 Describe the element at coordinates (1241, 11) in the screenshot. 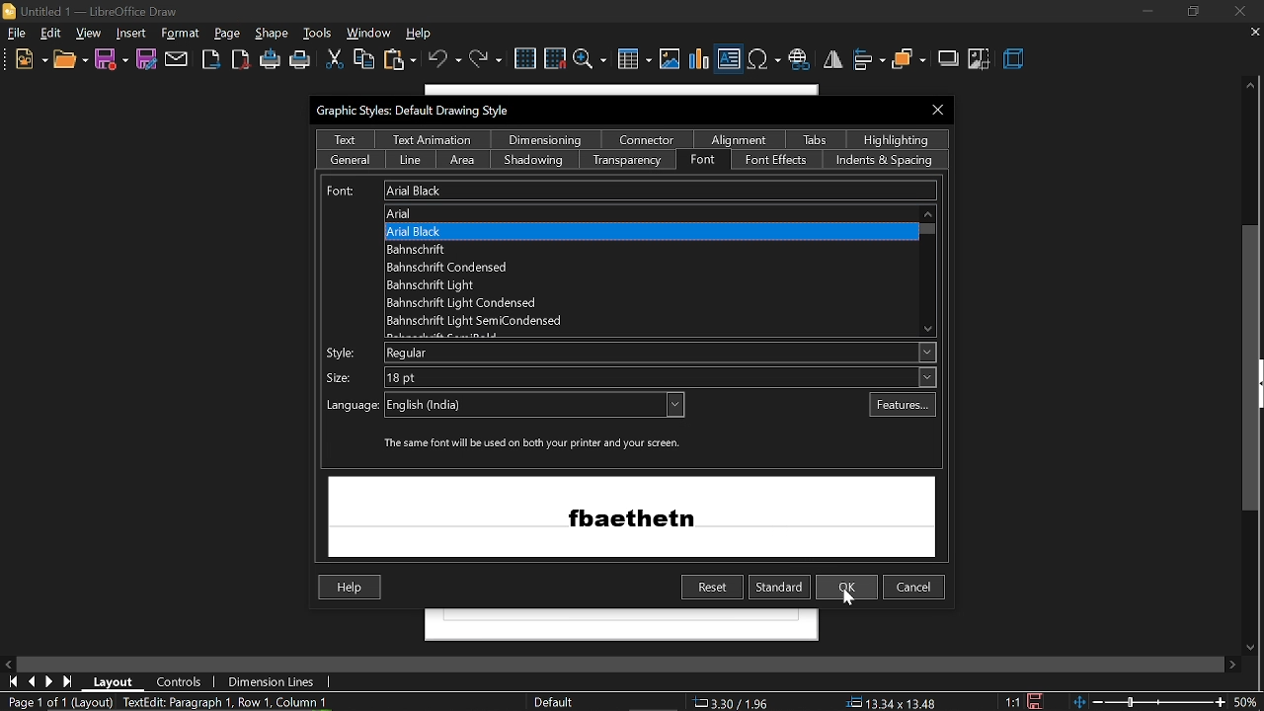

I see `close` at that location.